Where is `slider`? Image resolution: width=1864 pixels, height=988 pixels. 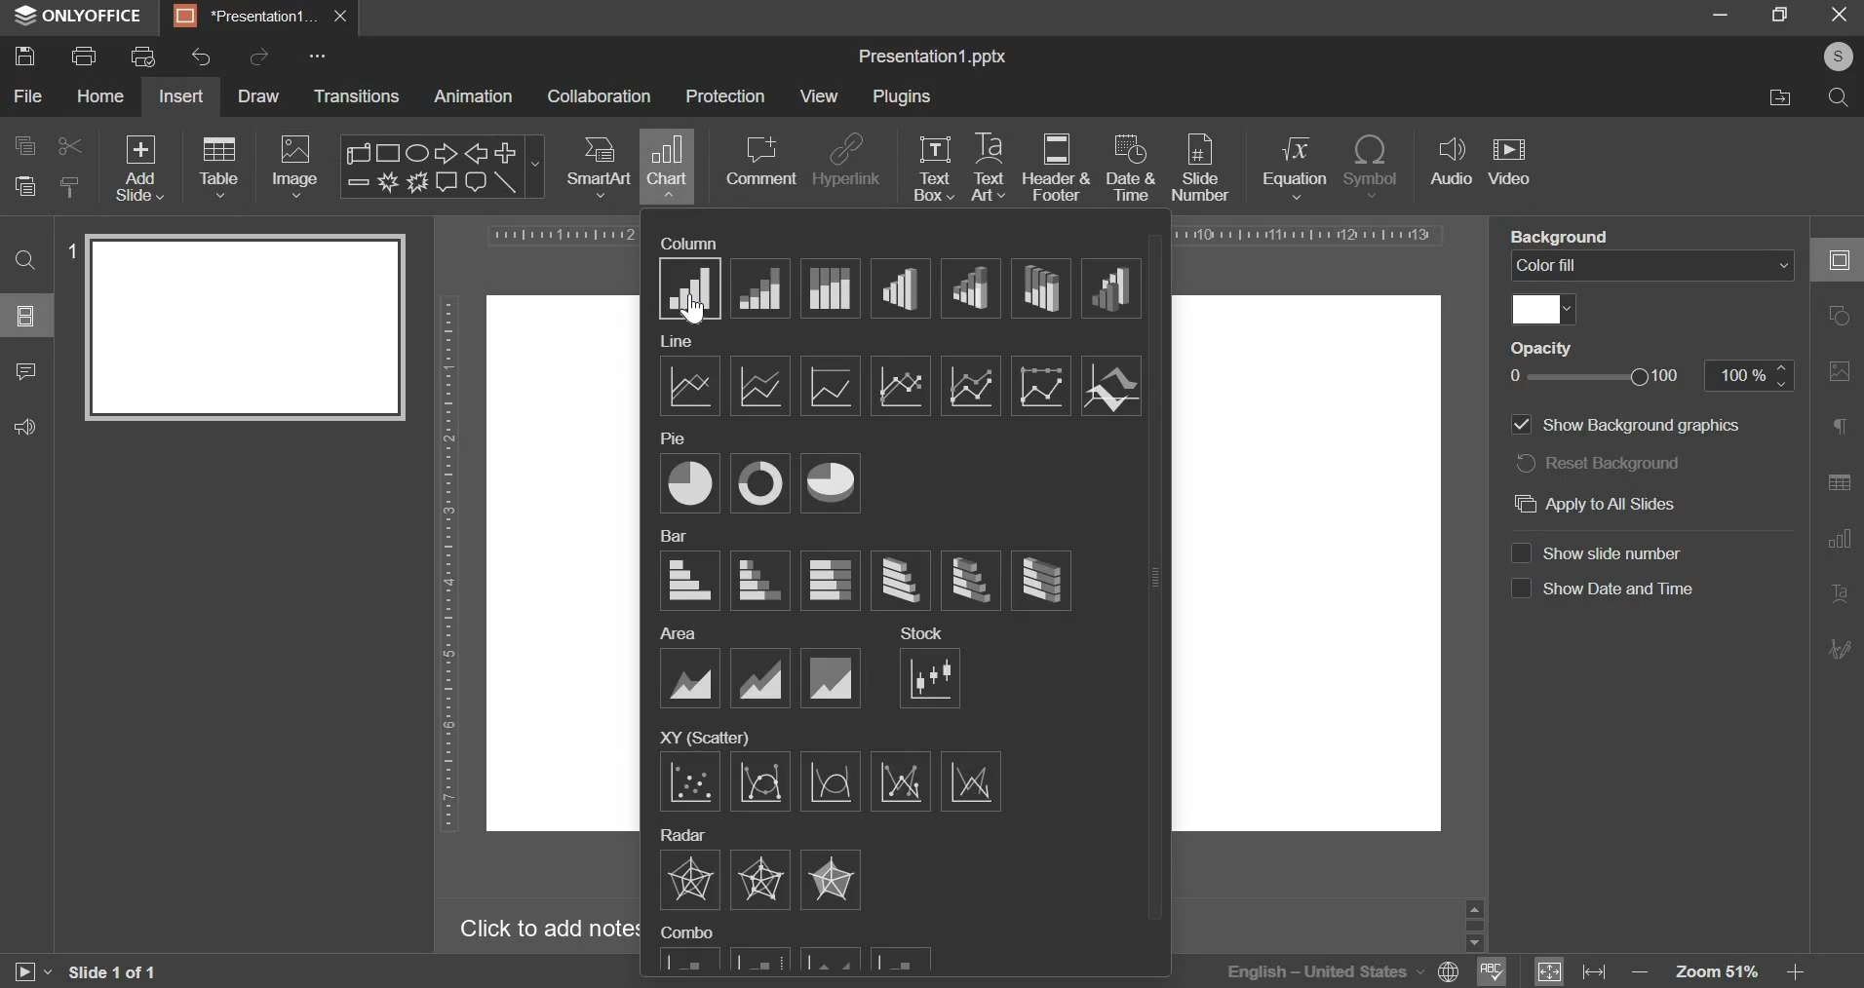
slider is located at coordinates (1475, 926).